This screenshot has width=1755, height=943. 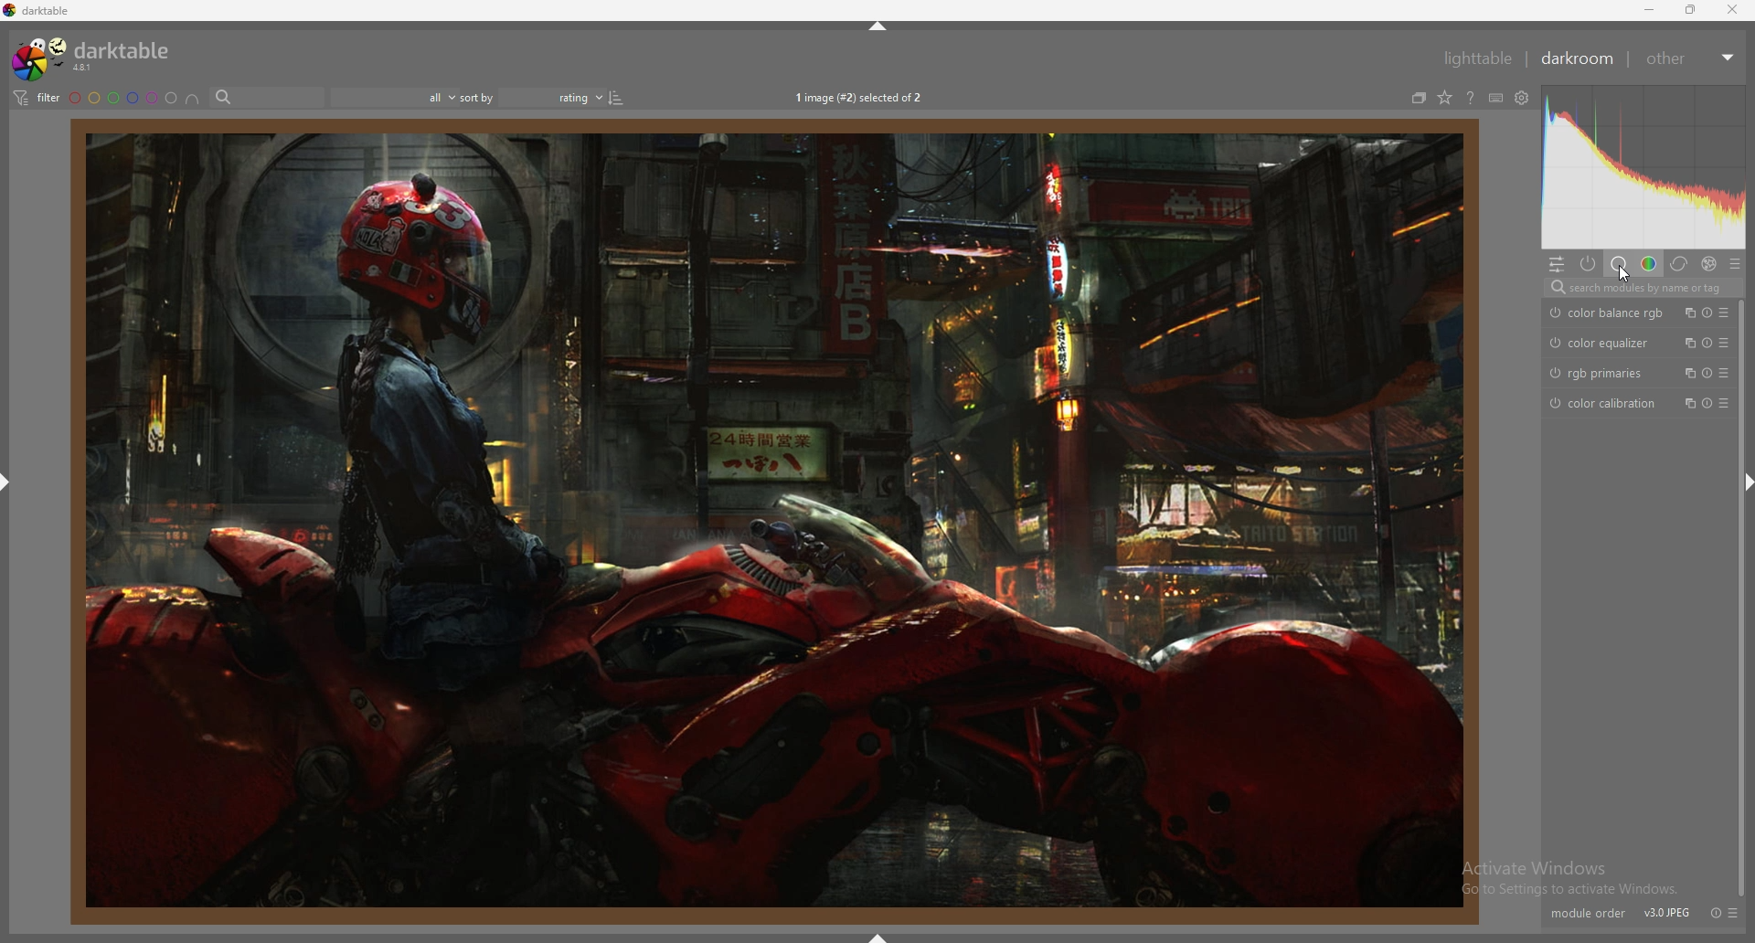 I want to click on color equalizer, so click(x=1601, y=343).